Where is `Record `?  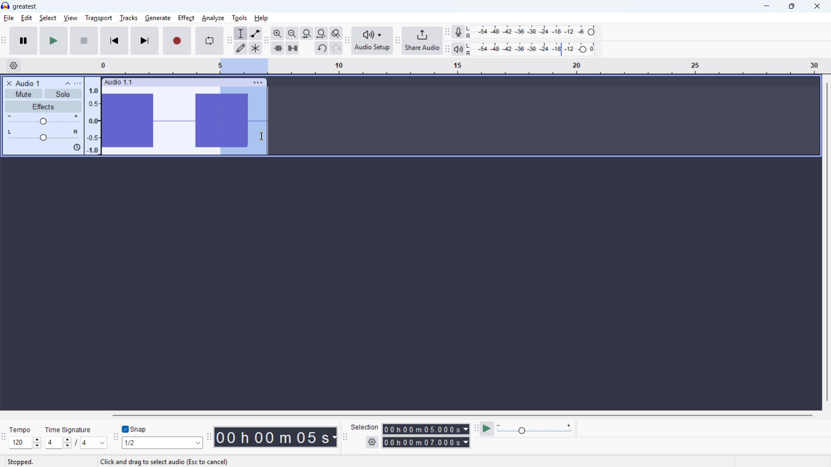
Record  is located at coordinates (177, 41).